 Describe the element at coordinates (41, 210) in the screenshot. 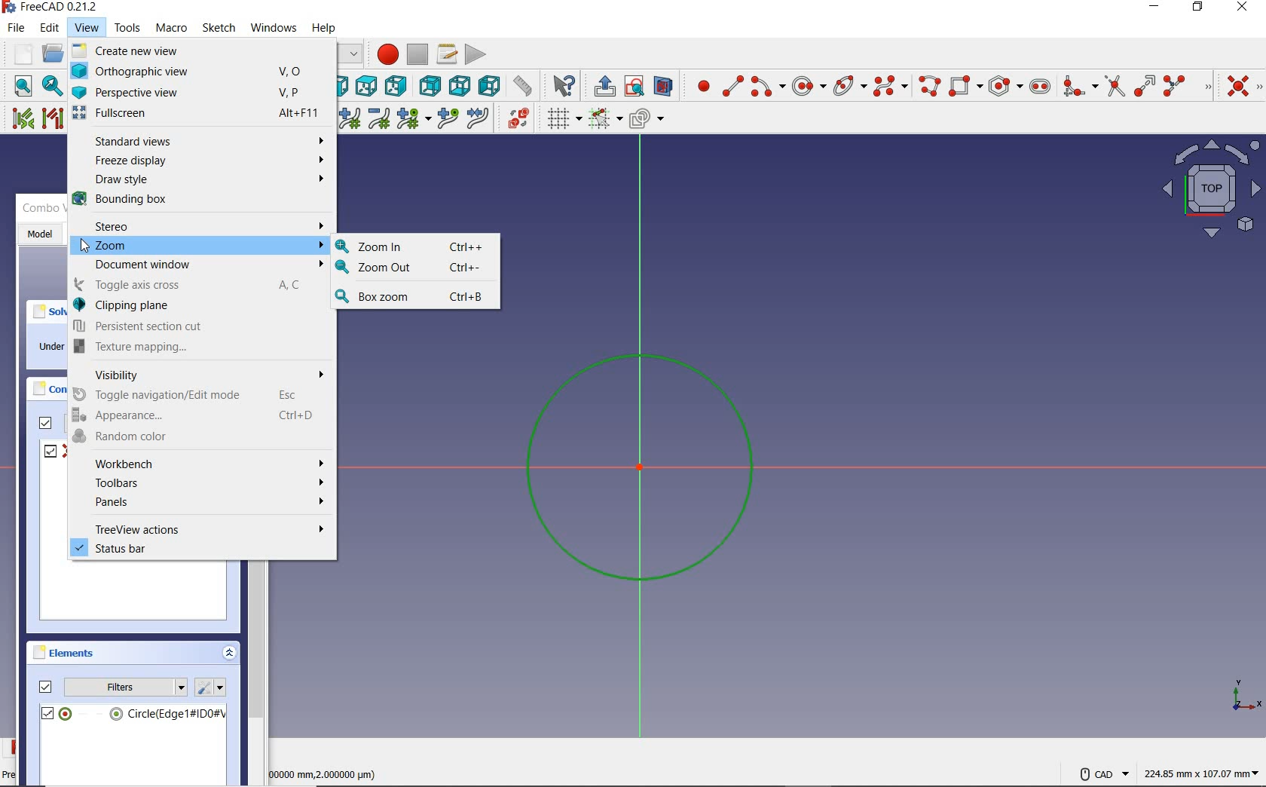

I see `combo view` at that location.